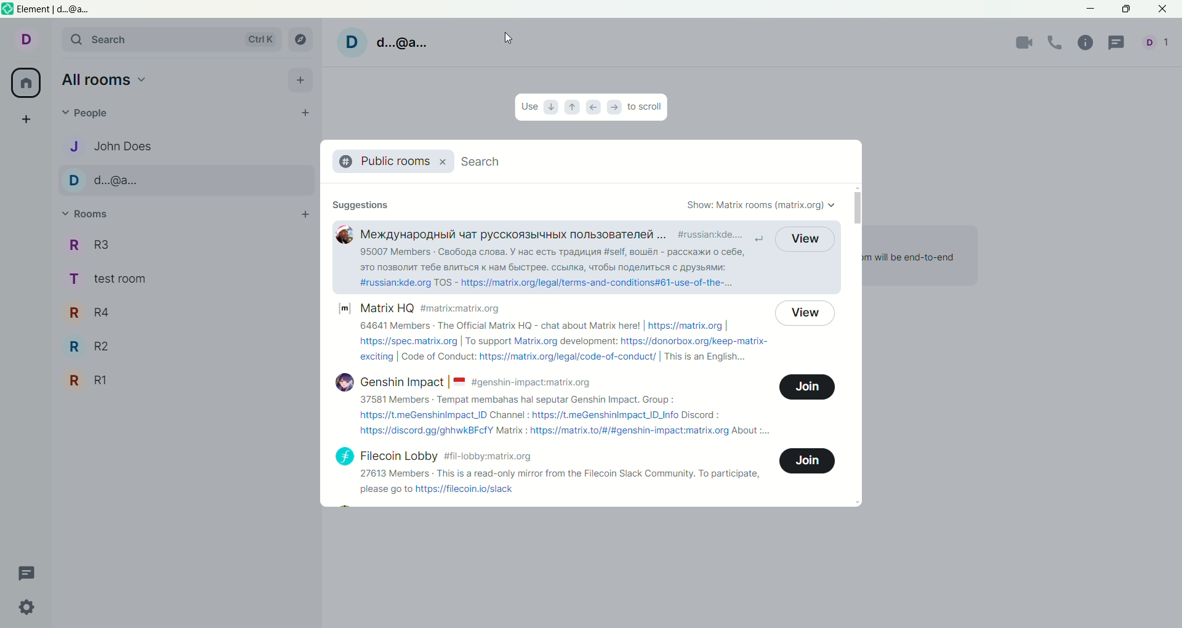 The image size is (1182, 628). Describe the element at coordinates (536, 342) in the screenshot. I see `Matrix.org` at that location.